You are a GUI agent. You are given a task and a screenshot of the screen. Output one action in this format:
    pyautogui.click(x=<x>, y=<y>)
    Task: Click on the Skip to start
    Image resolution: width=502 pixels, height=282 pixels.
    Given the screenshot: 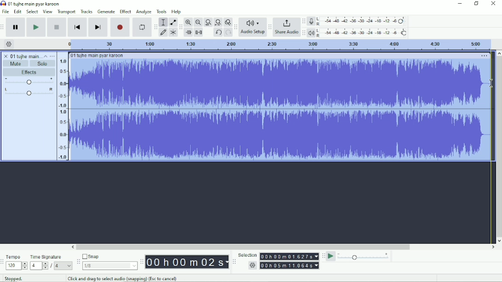 What is the action you would take?
    pyautogui.click(x=78, y=27)
    